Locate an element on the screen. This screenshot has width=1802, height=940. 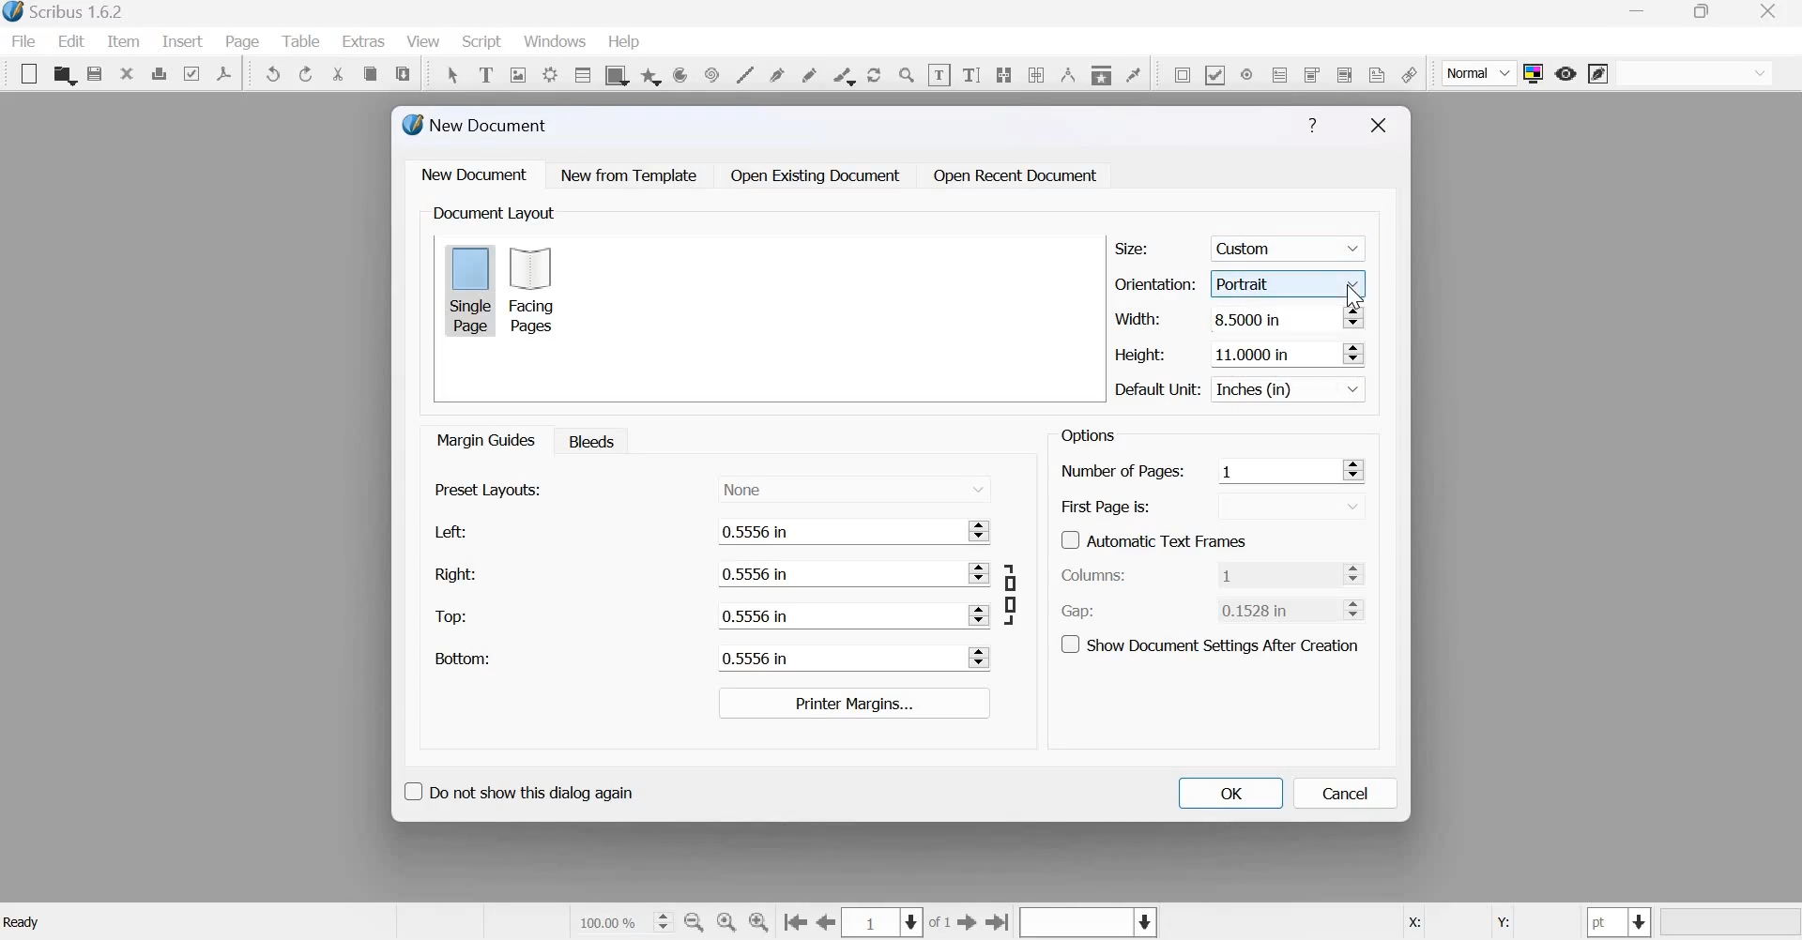
Present layouts:  is located at coordinates (489, 489).